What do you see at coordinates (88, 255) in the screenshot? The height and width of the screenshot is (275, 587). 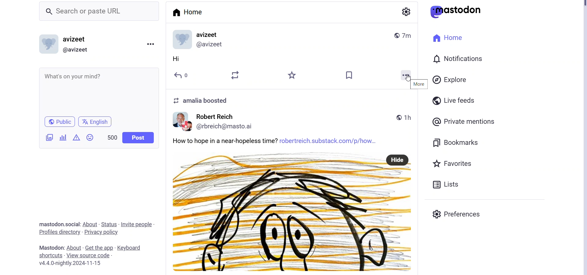 I see `View Source Code` at bounding box center [88, 255].